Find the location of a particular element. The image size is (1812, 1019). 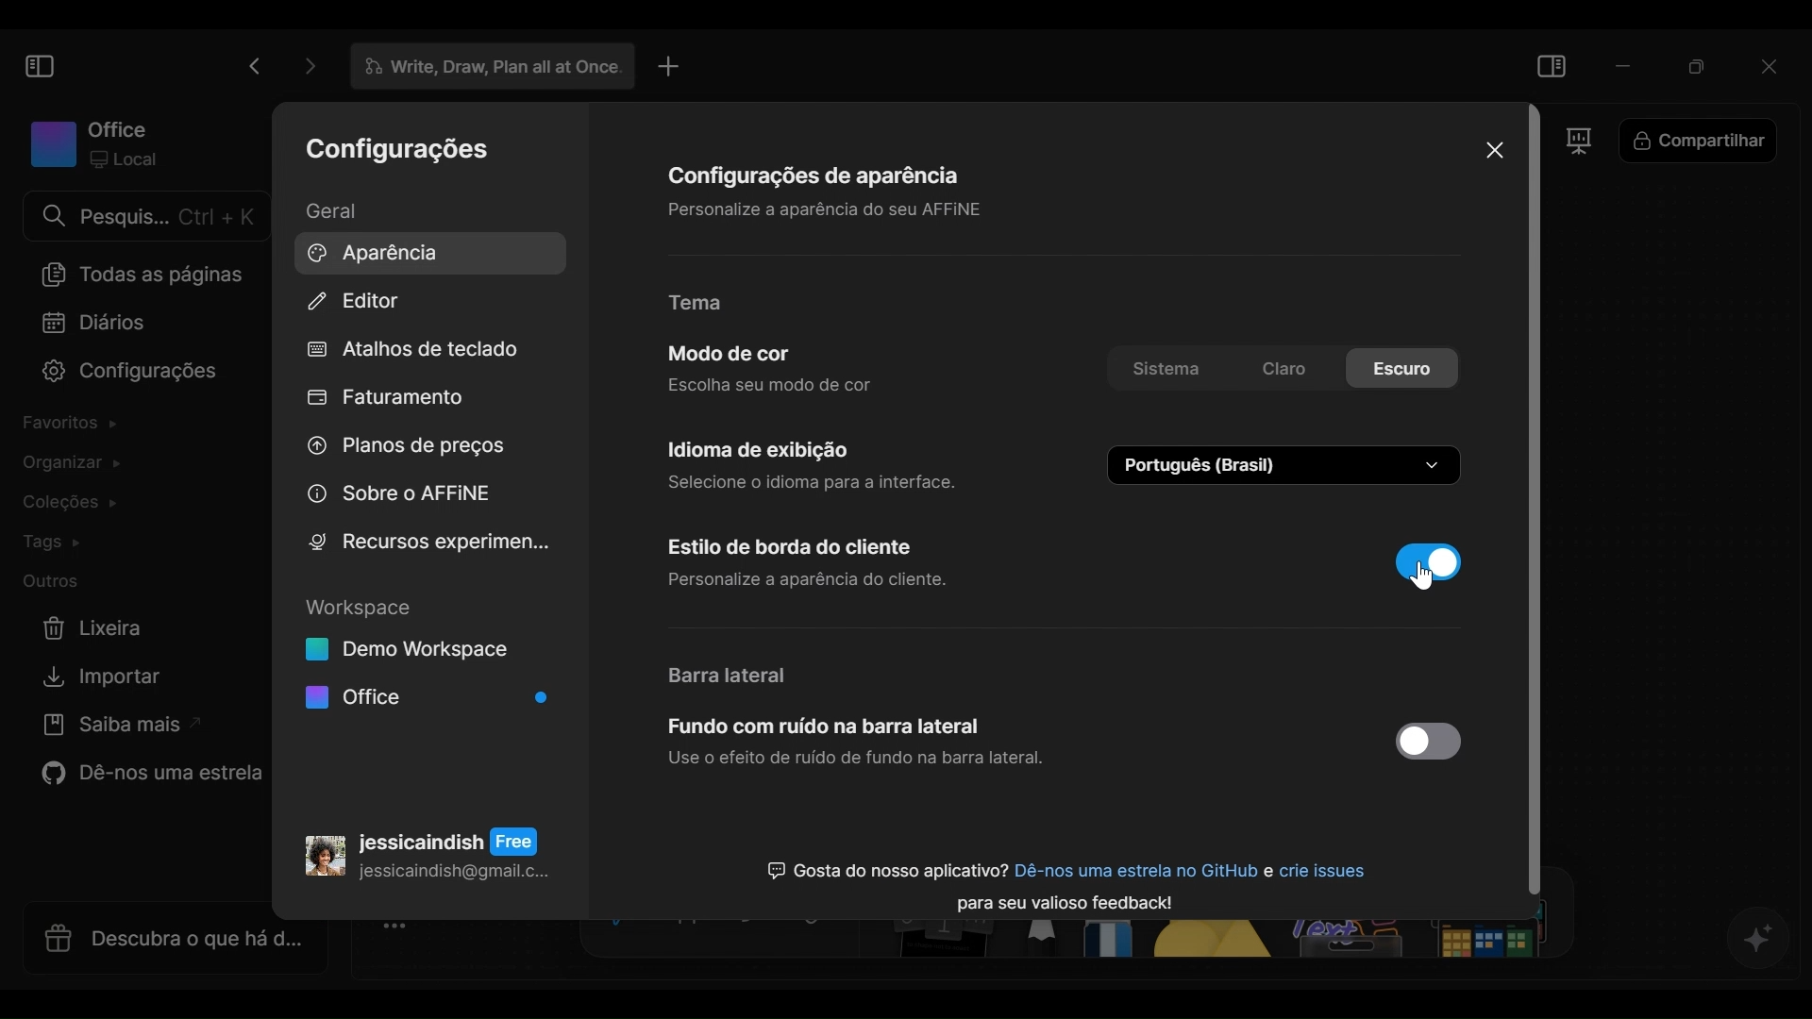

Frame is located at coordinates (697, 931).